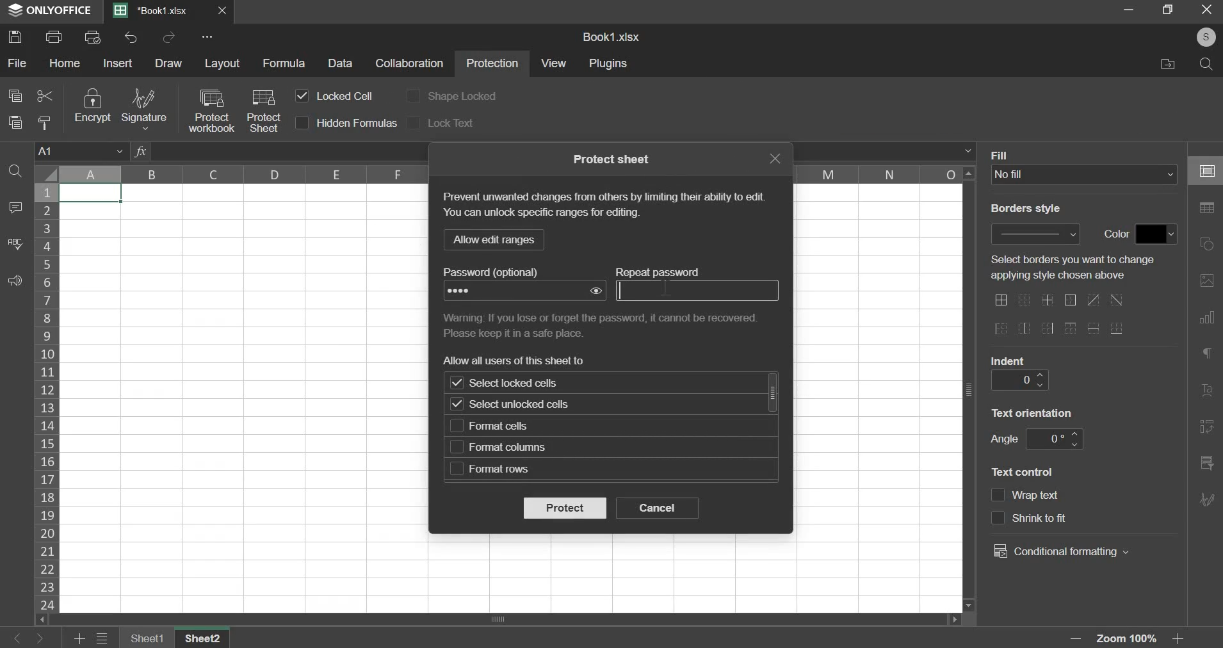 The height and width of the screenshot is (648, 1223). What do you see at coordinates (1169, 9) in the screenshot?
I see `Minimise` at bounding box center [1169, 9].